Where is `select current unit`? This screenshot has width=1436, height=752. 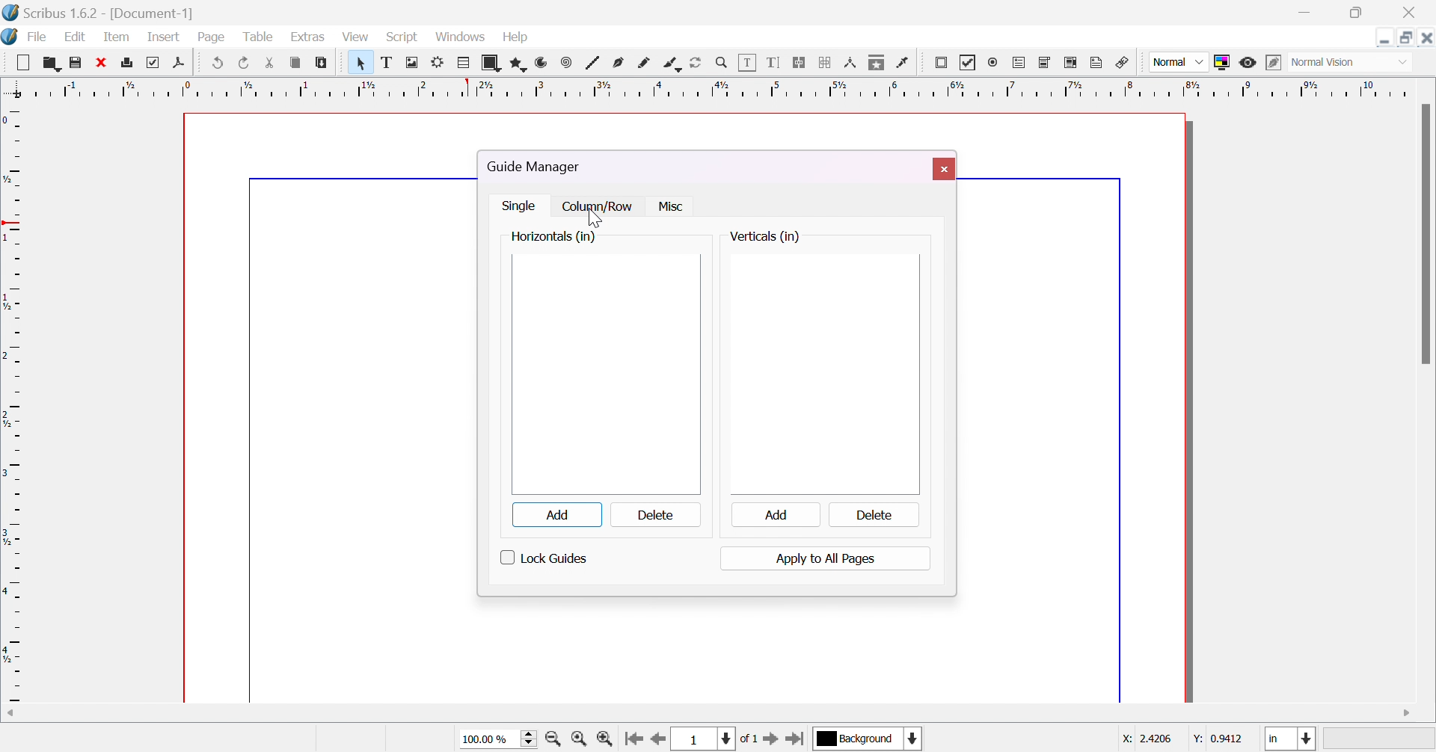 select current unit is located at coordinates (1292, 739).